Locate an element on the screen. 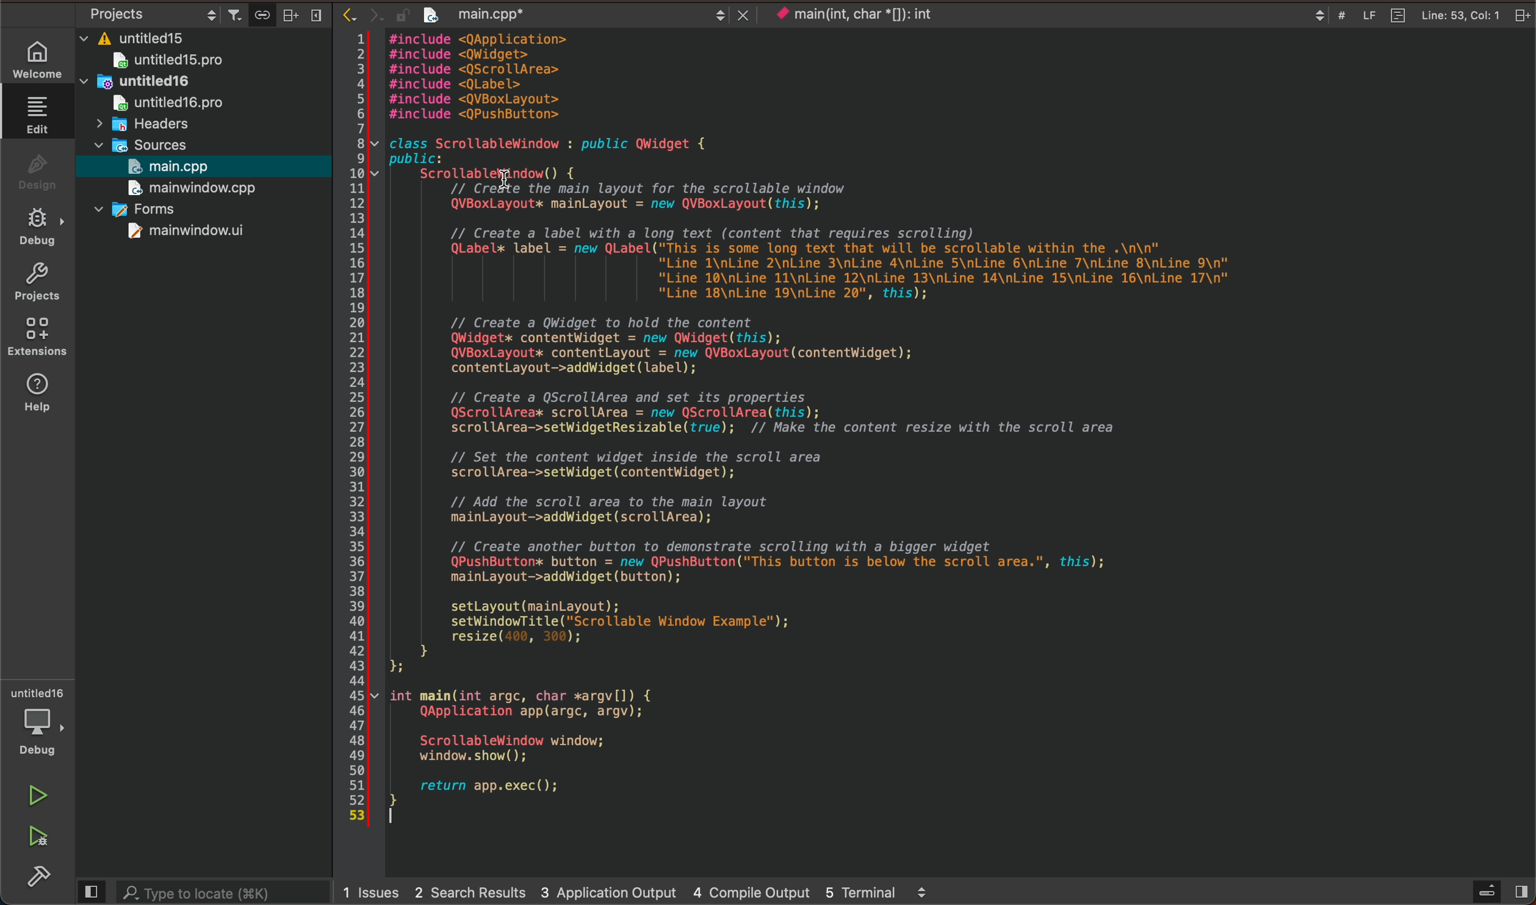  arrows is located at coordinates (370, 13).